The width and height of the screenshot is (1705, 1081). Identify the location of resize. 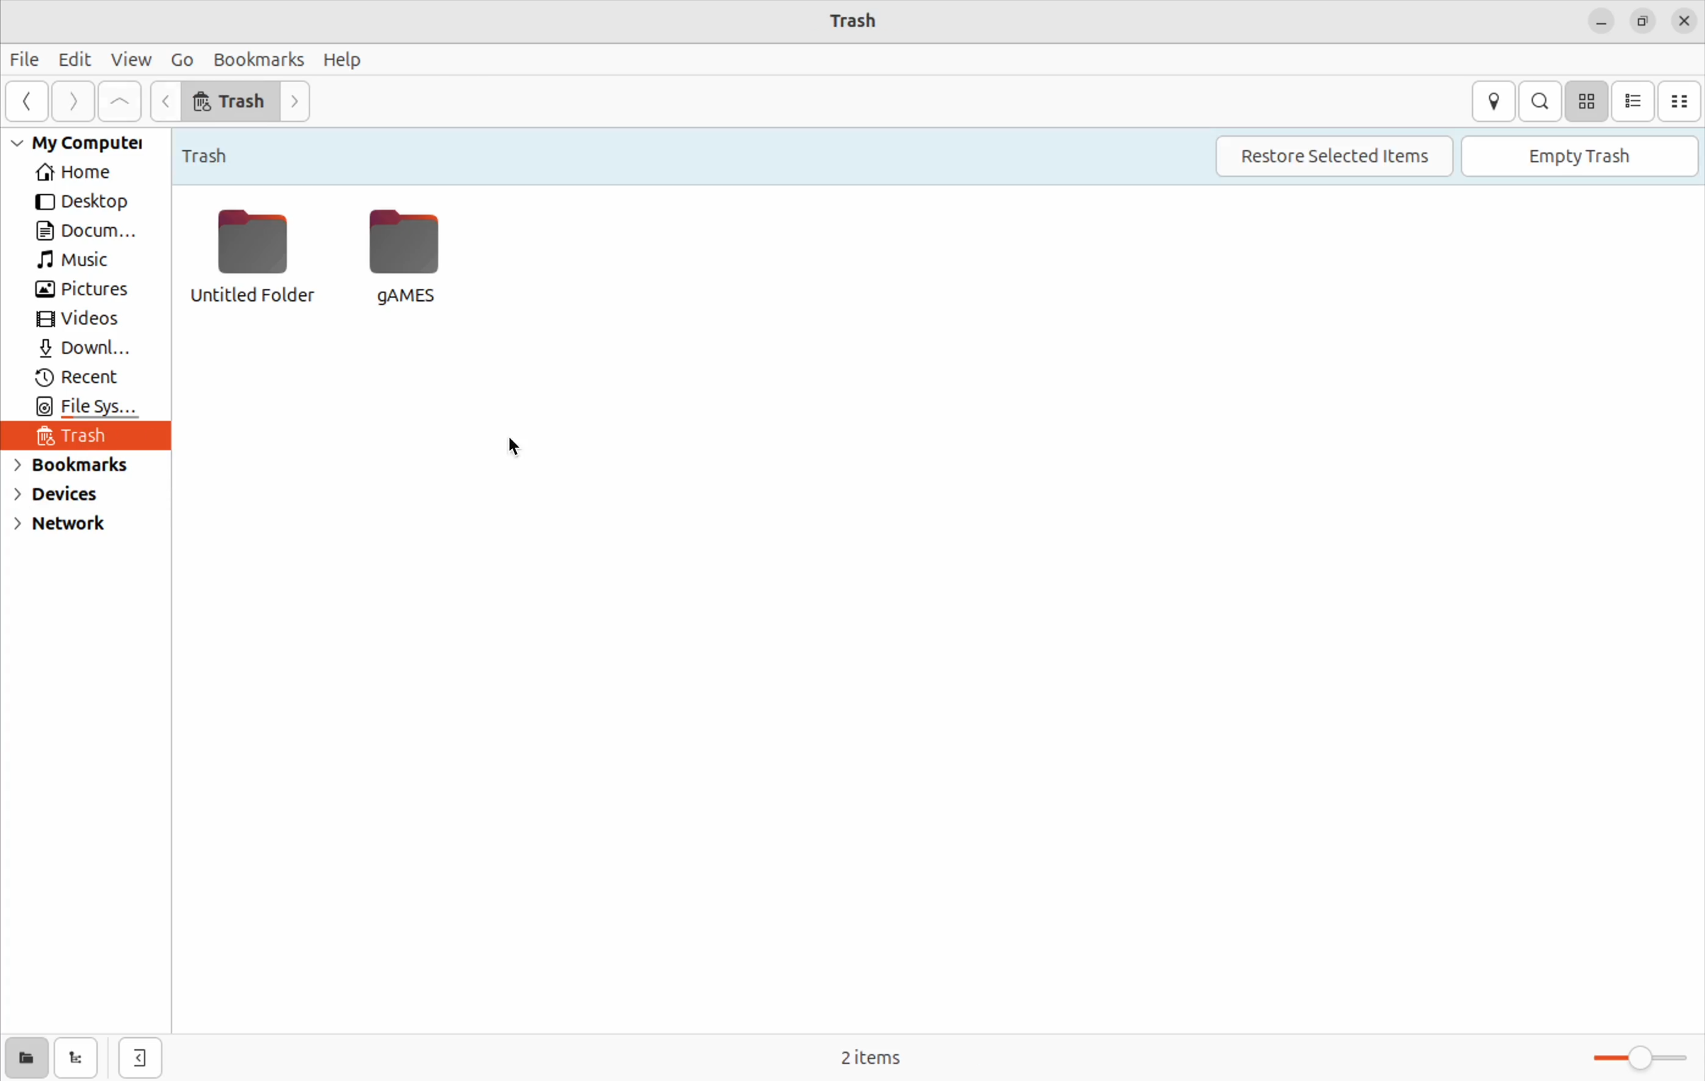
(1643, 22).